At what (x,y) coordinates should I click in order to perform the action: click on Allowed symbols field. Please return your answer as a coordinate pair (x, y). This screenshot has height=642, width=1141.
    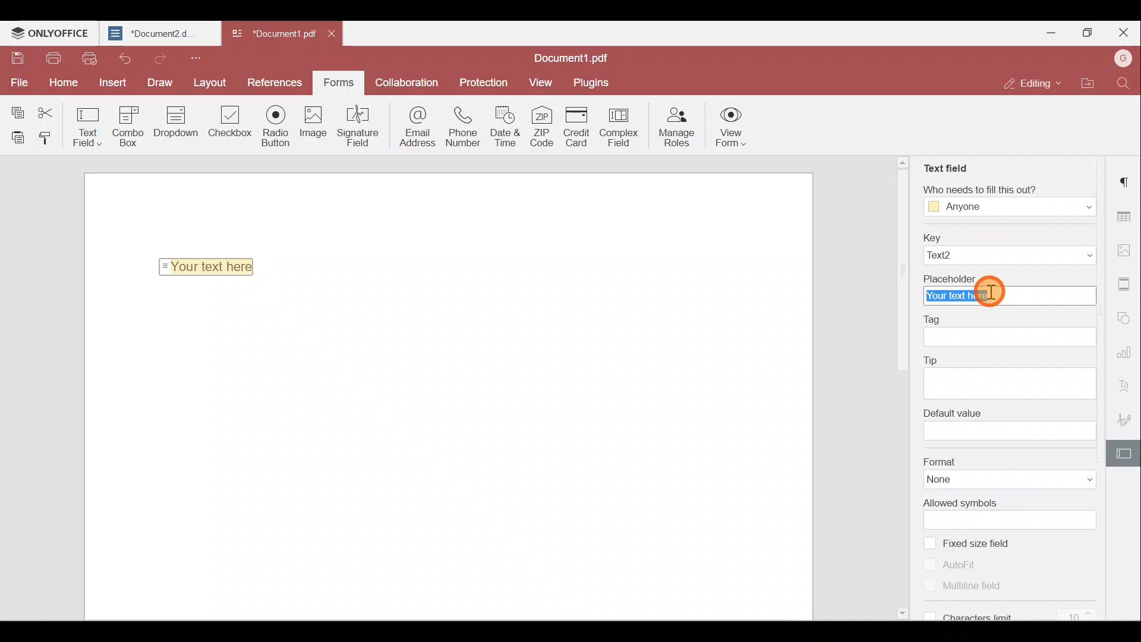
    Looking at the image, I should click on (1016, 520).